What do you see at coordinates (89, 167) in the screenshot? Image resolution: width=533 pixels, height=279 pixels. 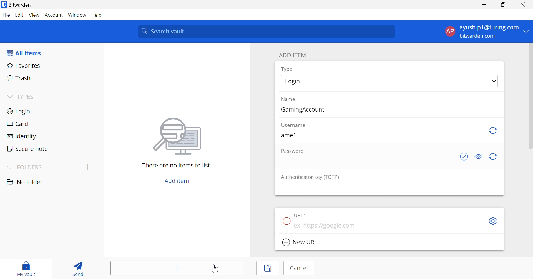 I see `Add folder` at bounding box center [89, 167].